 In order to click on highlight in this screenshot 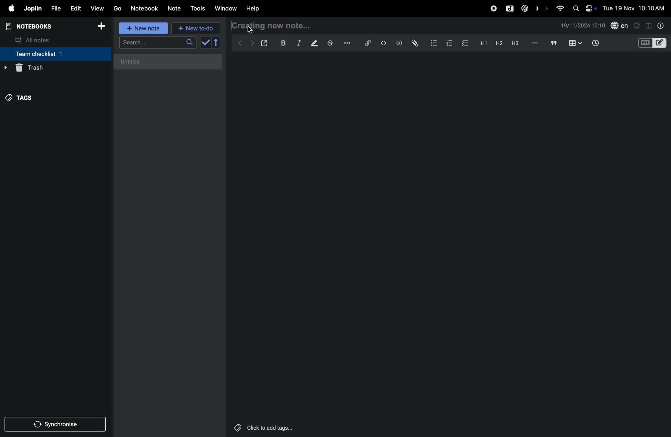, I will do `click(314, 43)`.